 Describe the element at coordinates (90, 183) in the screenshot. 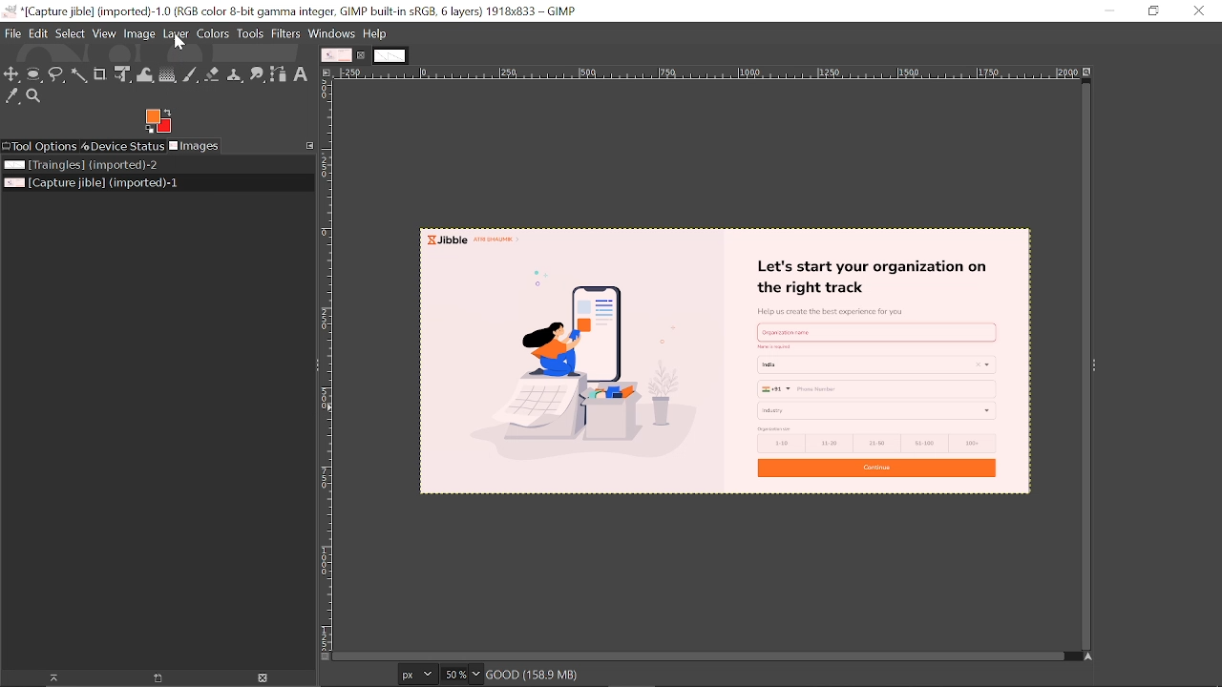

I see `Current image file` at that location.